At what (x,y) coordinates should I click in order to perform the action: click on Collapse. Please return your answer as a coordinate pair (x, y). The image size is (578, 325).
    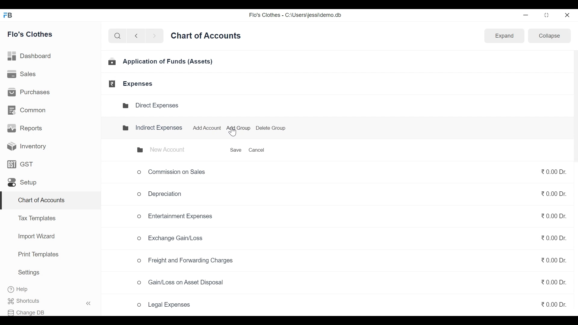
    Looking at the image, I should click on (550, 37).